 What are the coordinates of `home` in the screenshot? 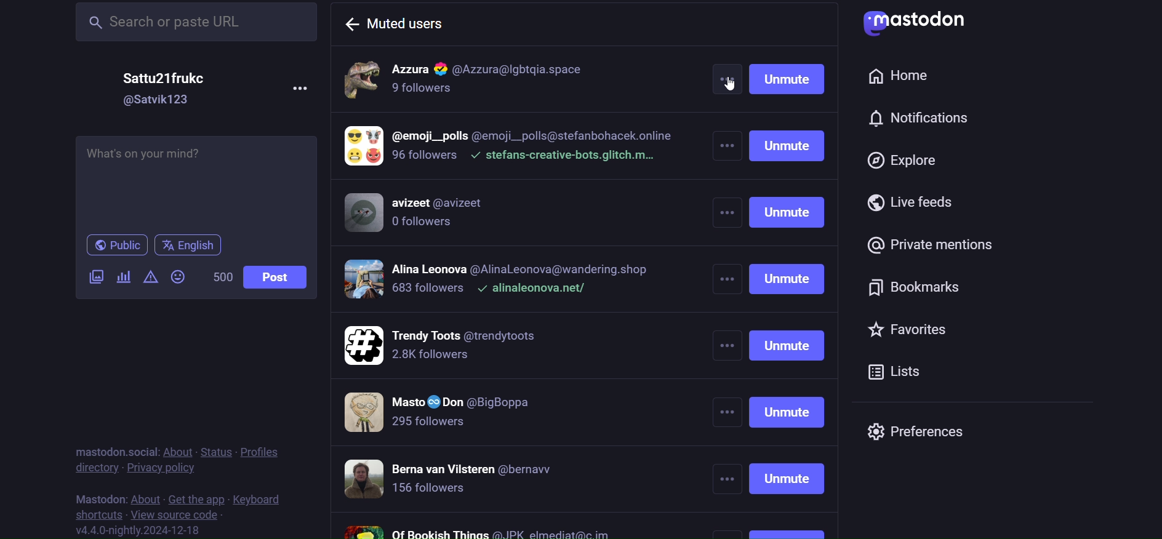 It's located at (907, 76).